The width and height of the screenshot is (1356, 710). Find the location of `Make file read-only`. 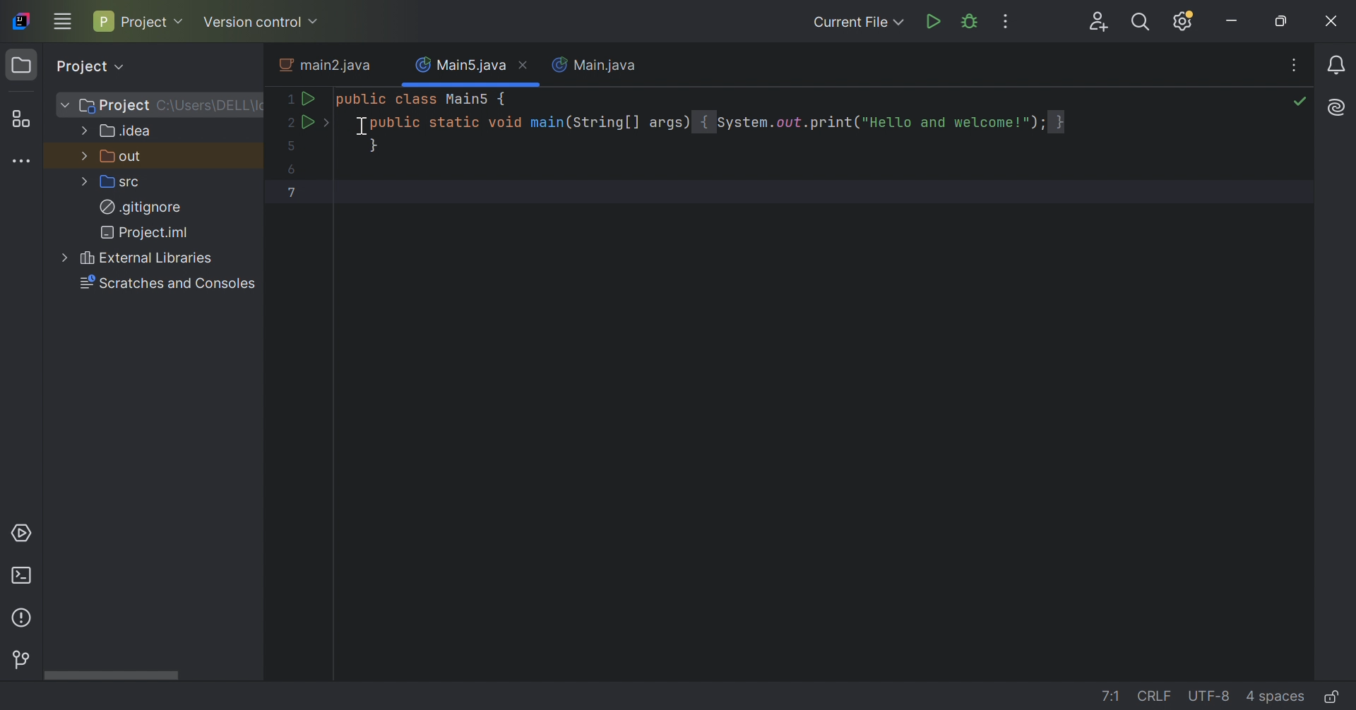

Make file read-only is located at coordinates (1335, 697).